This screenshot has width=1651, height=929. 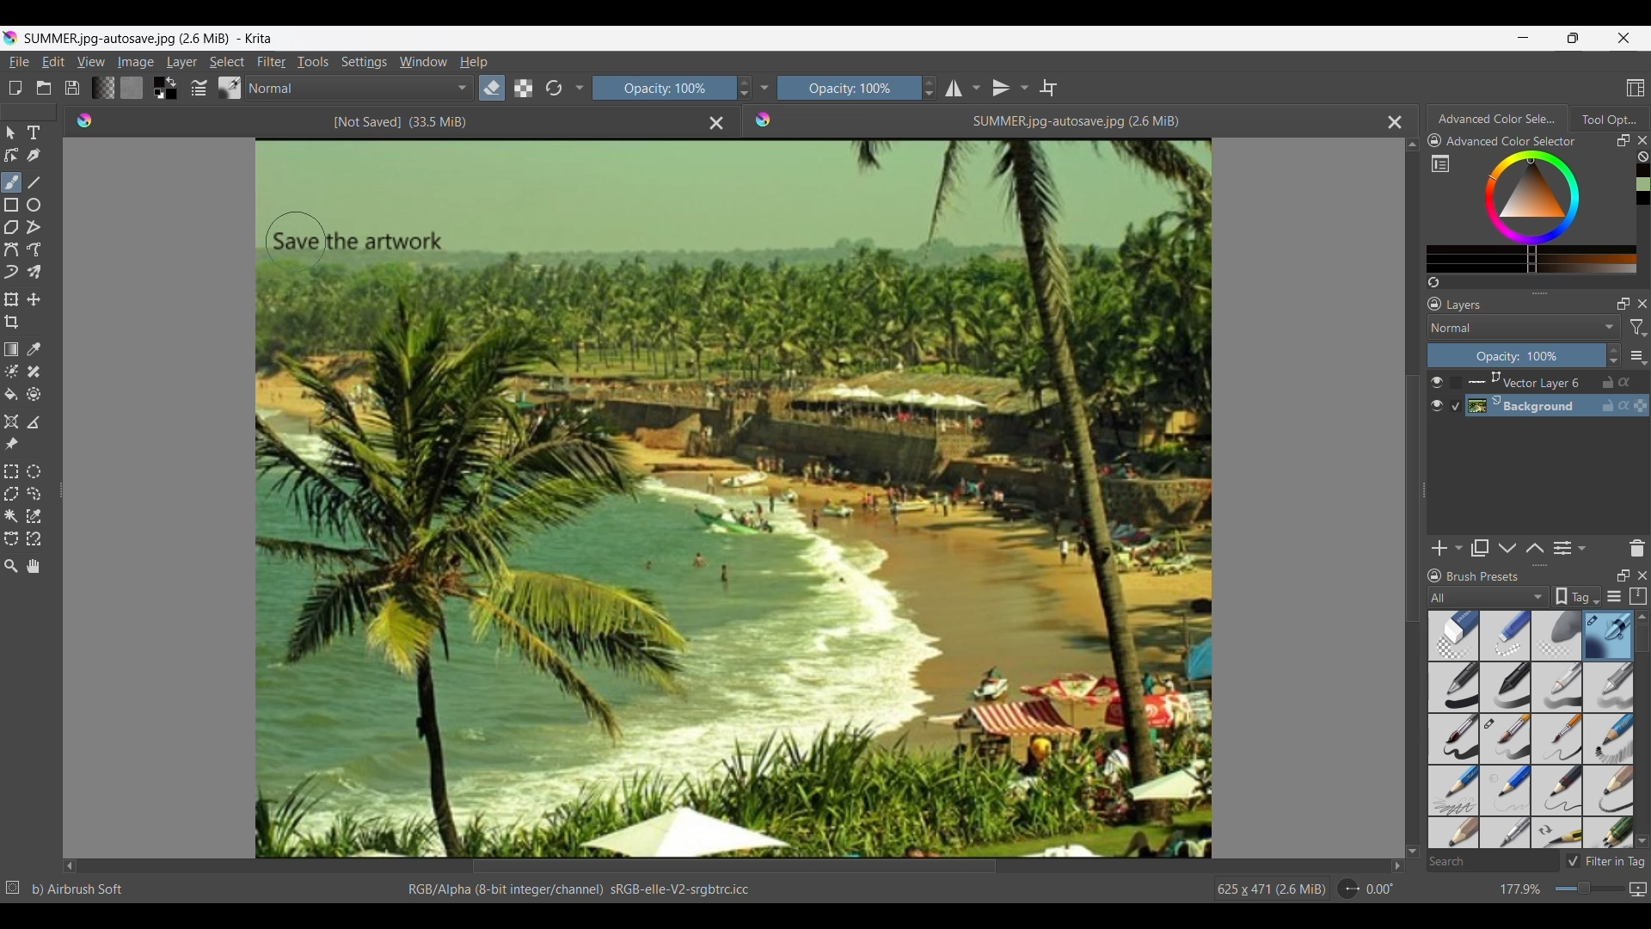 What do you see at coordinates (1642, 184) in the screenshot?
I see `Color history` at bounding box center [1642, 184].